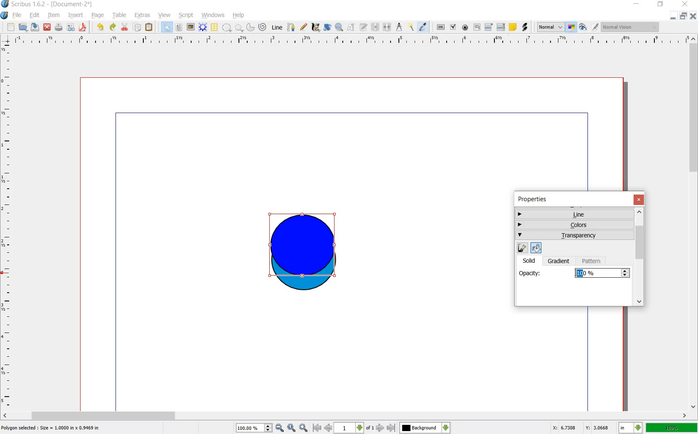  What do you see at coordinates (673, 17) in the screenshot?
I see `minimize` at bounding box center [673, 17].